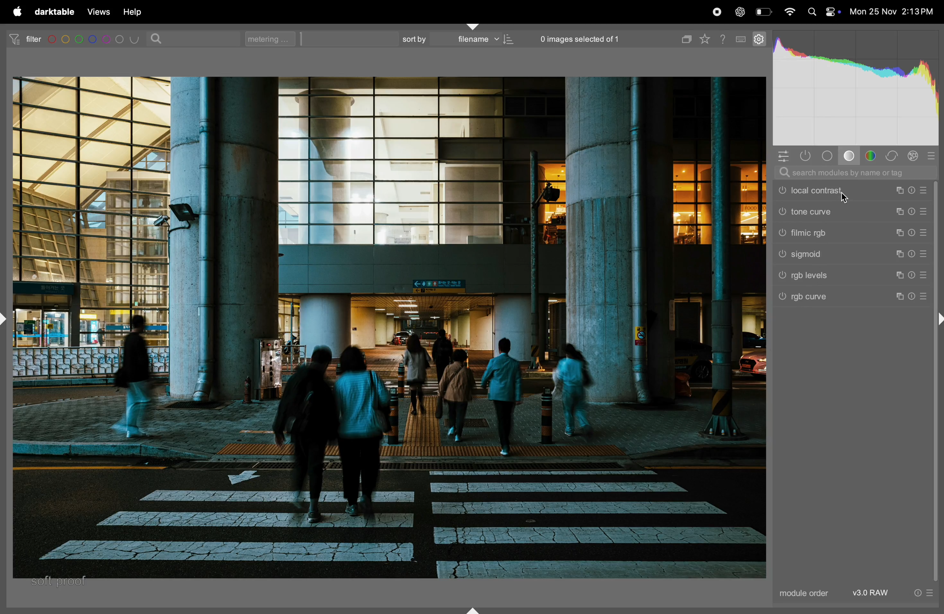 The height and width of the screenshot is (614, 944). I want to click on rgb curve switched off, so click(781, 296).